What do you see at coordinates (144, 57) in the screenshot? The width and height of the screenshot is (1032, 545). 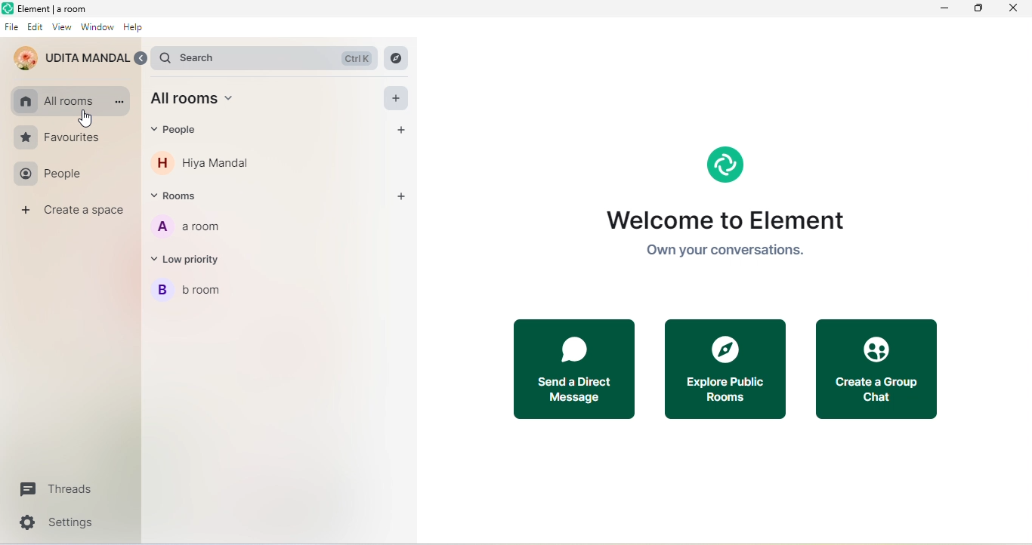 I see `Back ` at bounding box center [144, 57].